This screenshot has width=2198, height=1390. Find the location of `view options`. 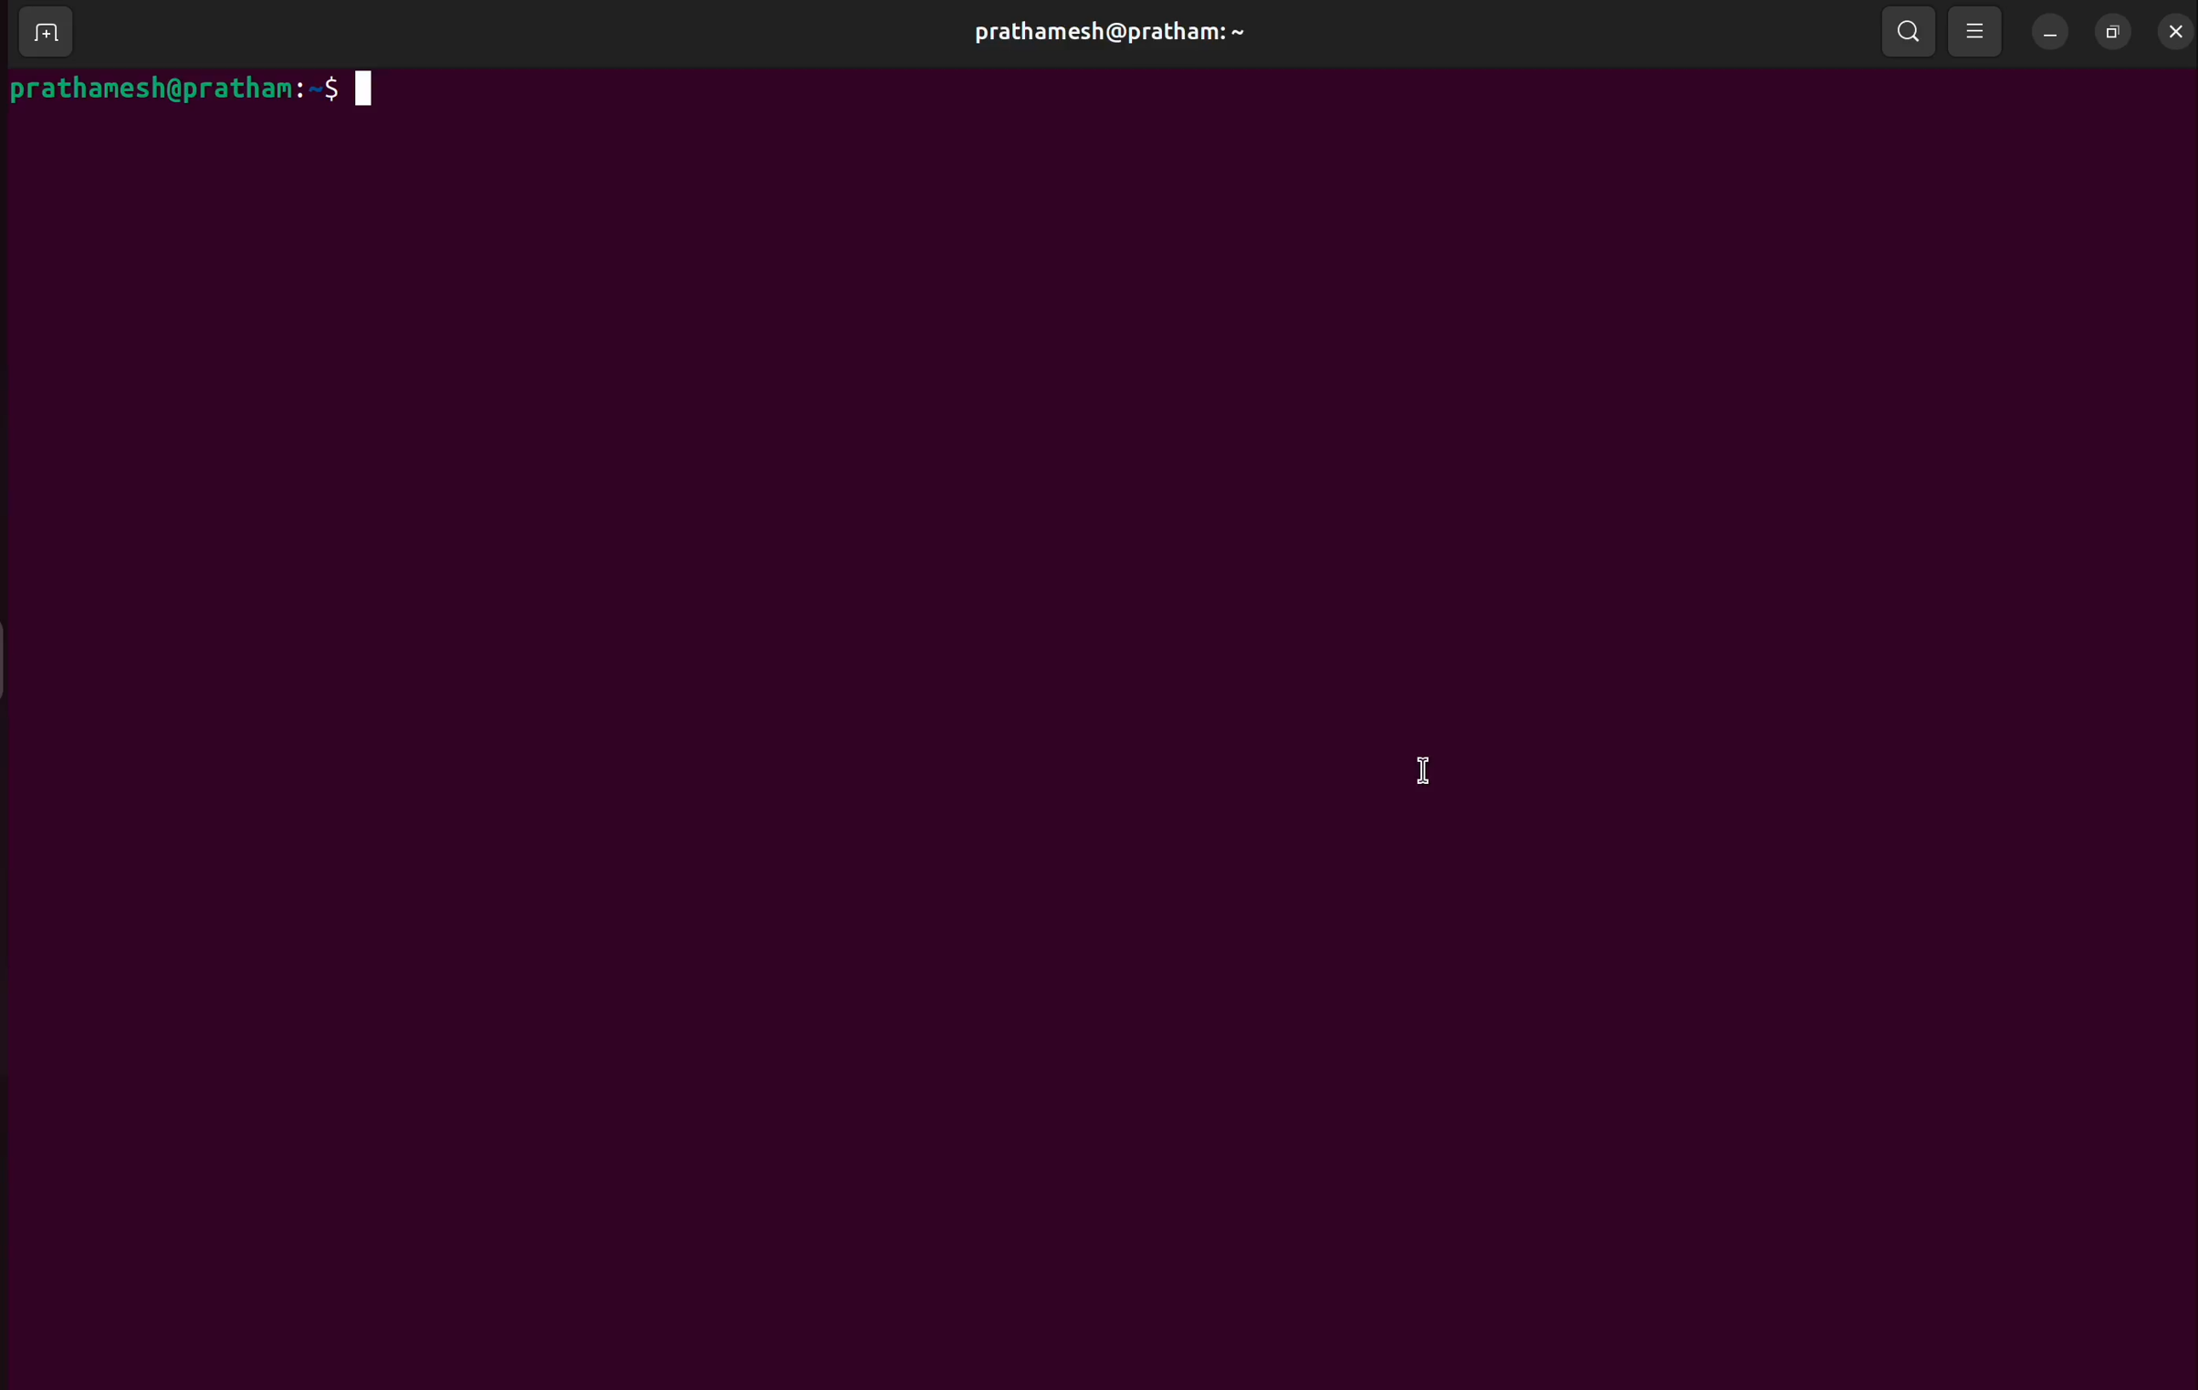

view options is located at coordinates (1980, 29).